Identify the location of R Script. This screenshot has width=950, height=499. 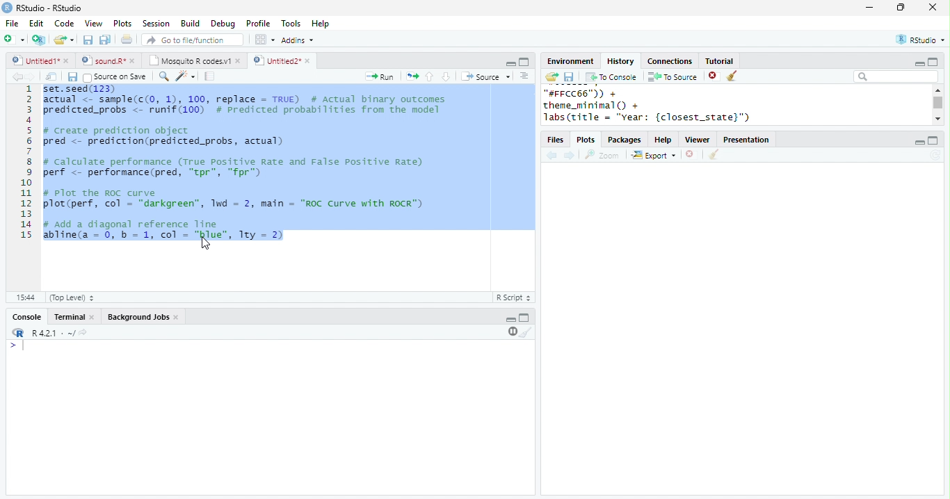
(514, 297).